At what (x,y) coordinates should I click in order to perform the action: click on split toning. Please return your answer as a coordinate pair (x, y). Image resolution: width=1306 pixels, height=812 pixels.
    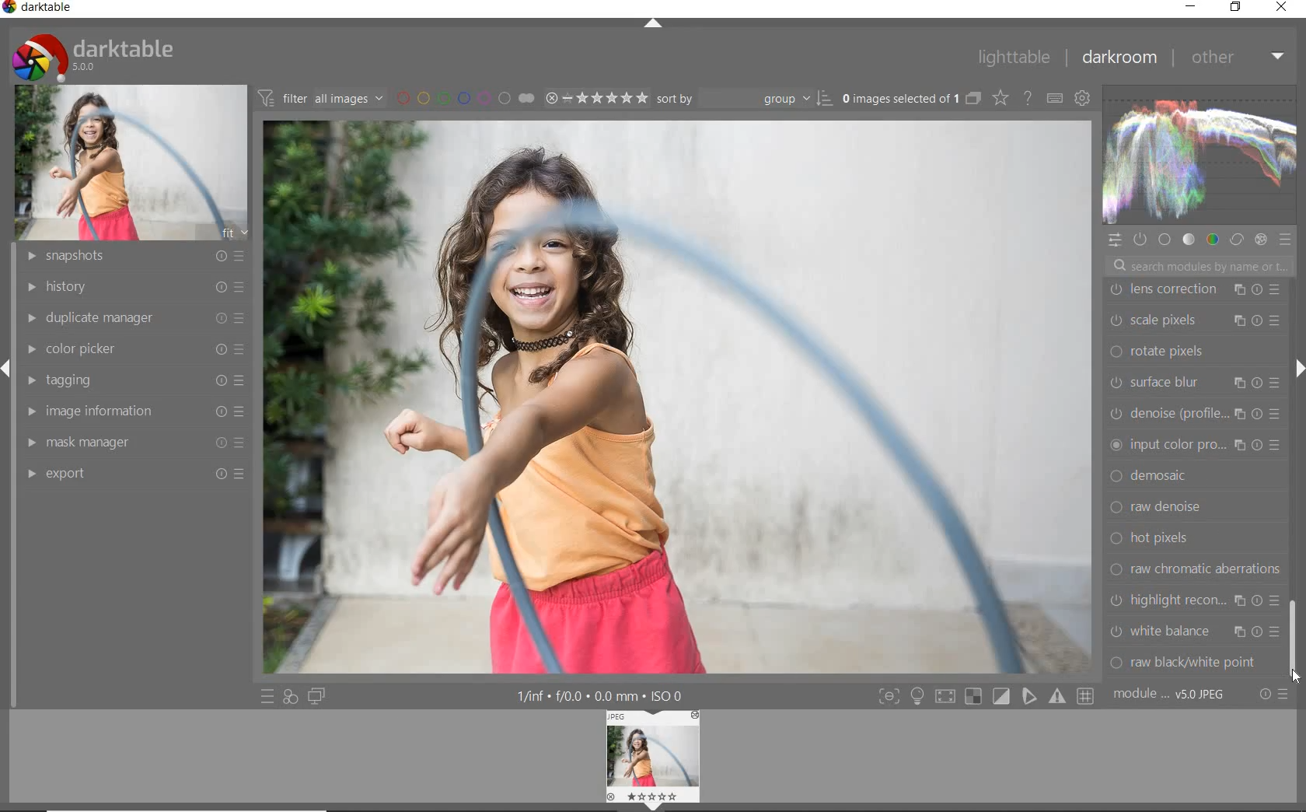
    Looking at the image, I should click on (1196, 480).